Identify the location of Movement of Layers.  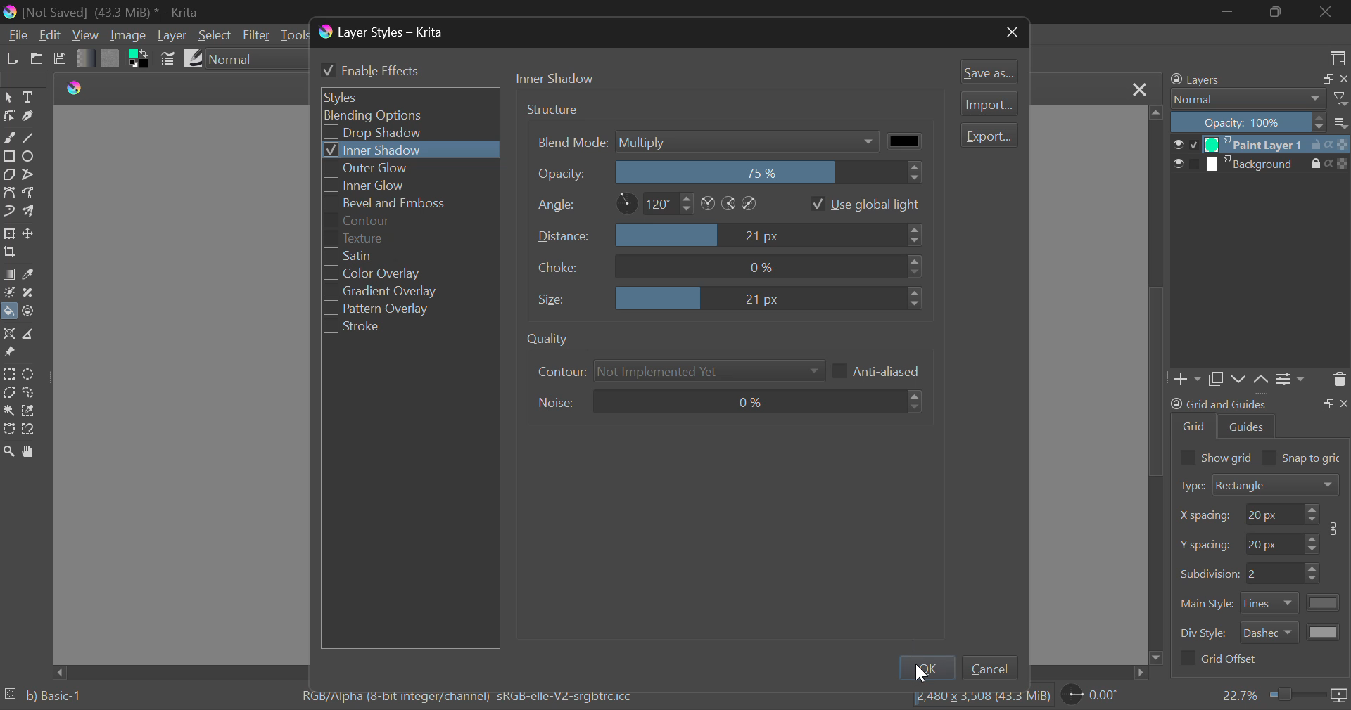
(1252, 380).